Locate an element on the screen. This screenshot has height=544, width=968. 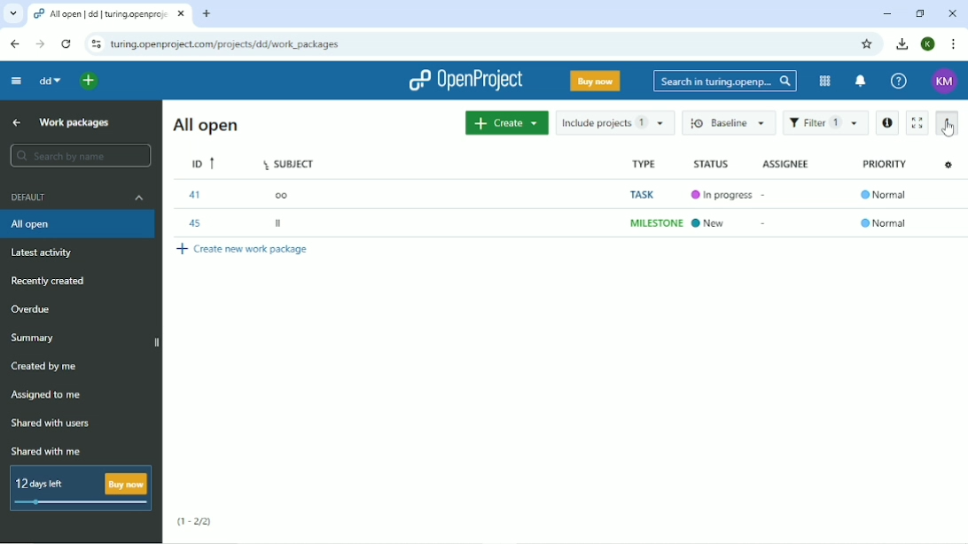
Up is located at coordinates (15, 123).